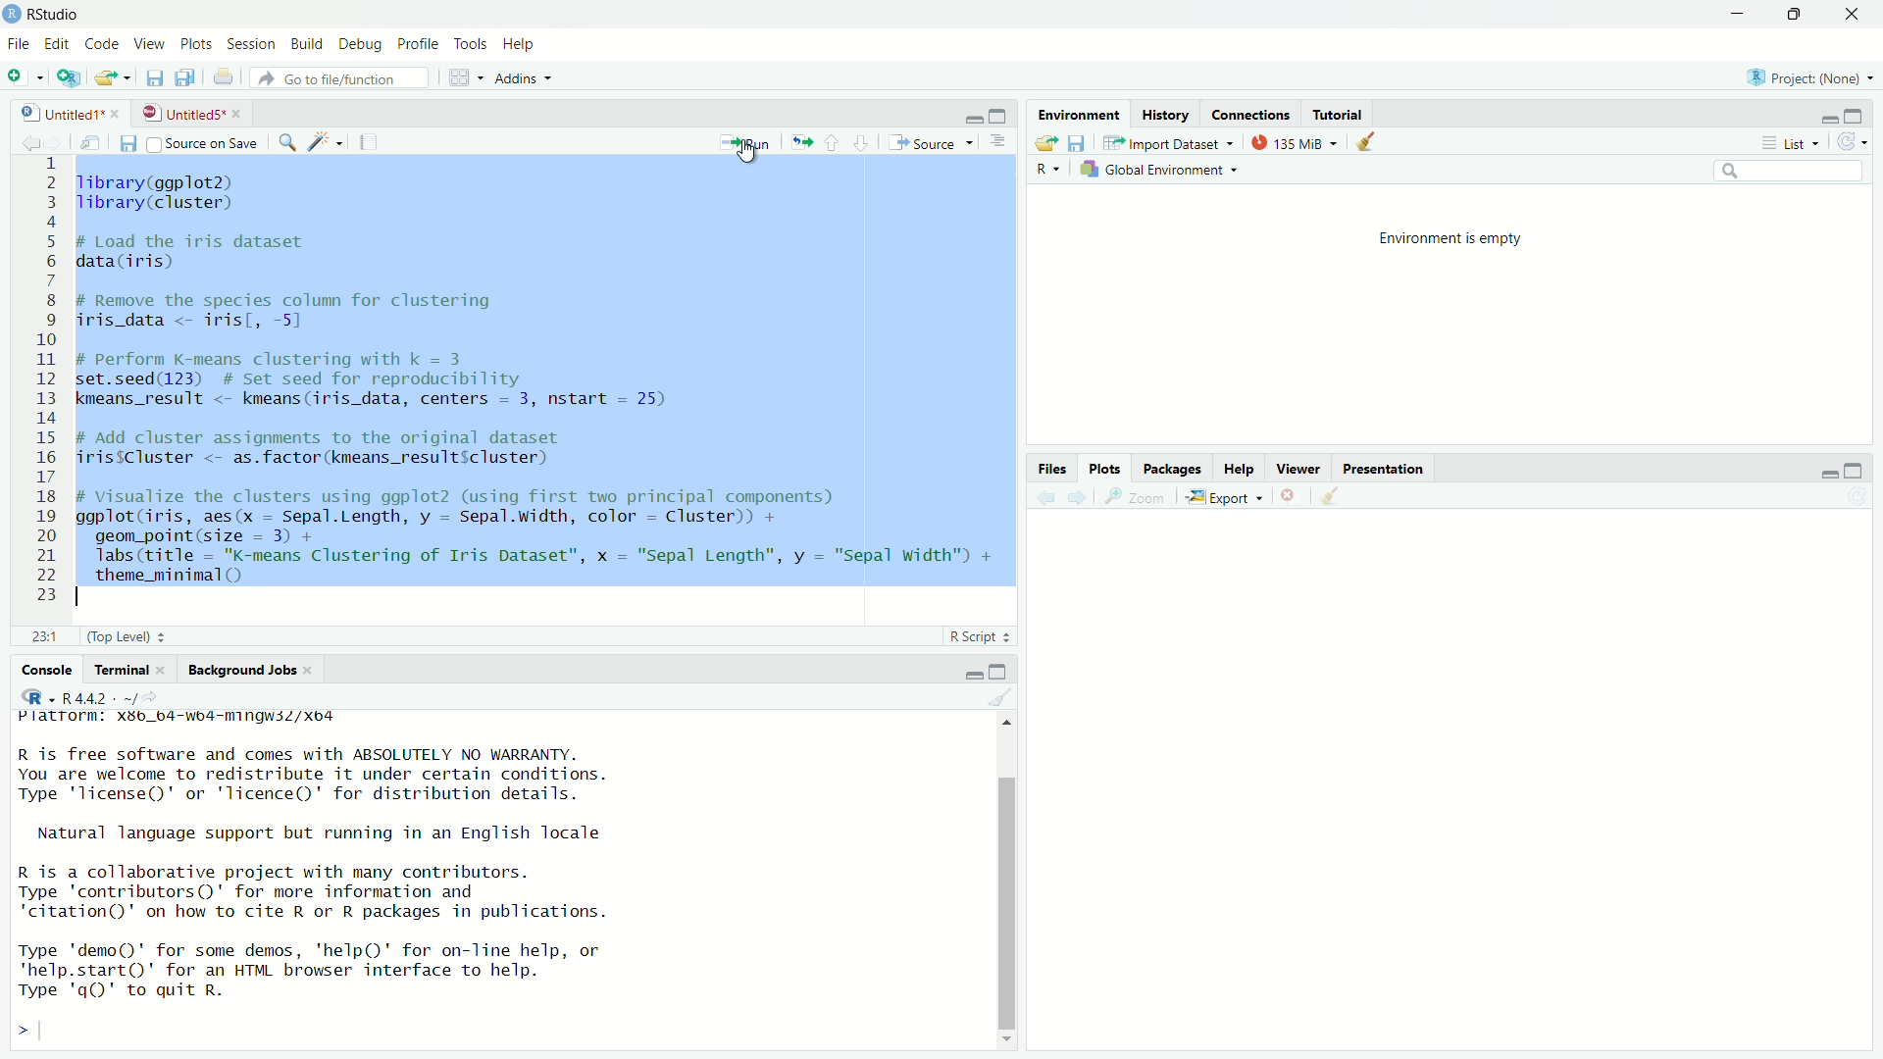 The width and height of the screenshot is (1883, 1059). Describe the element at coordinates (970, 671) in the screenshot. I see `minimize` at that location.